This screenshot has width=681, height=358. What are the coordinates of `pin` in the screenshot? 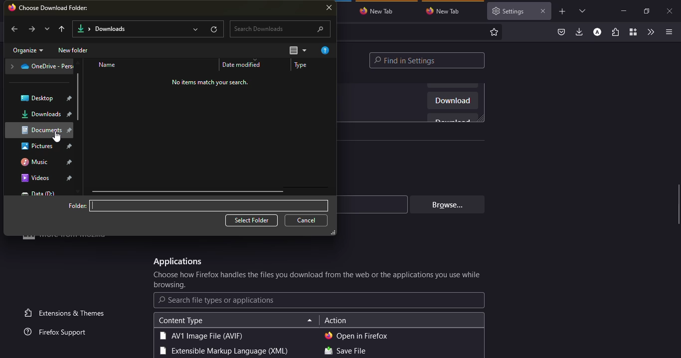 It's located at (71, 146).